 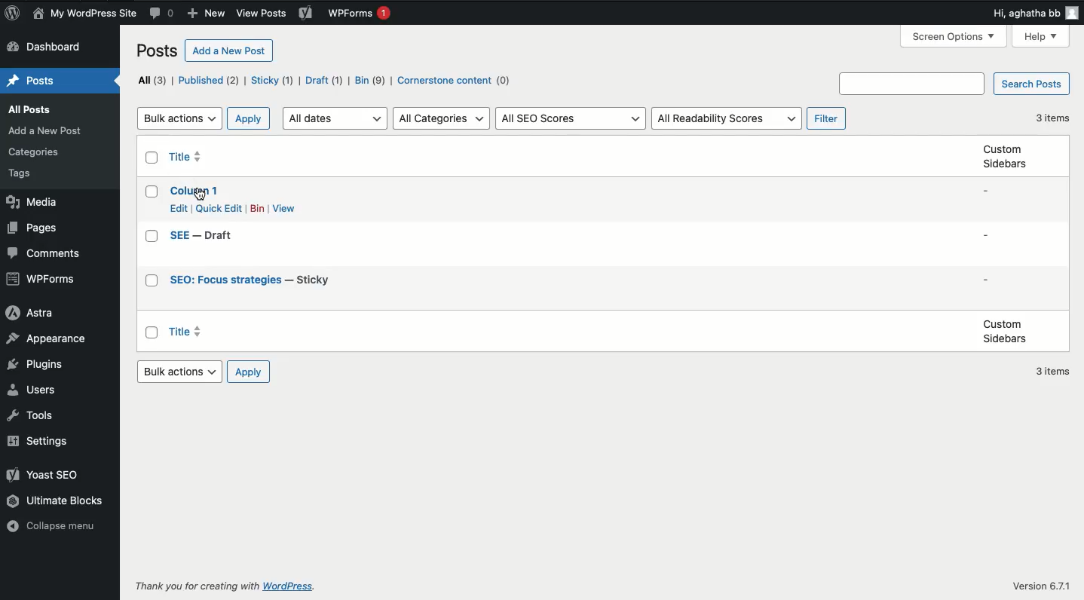 What do you see at coordinates (308, 14) in the screenshot?
I see `Yoast` at bounding box center [308, 14].